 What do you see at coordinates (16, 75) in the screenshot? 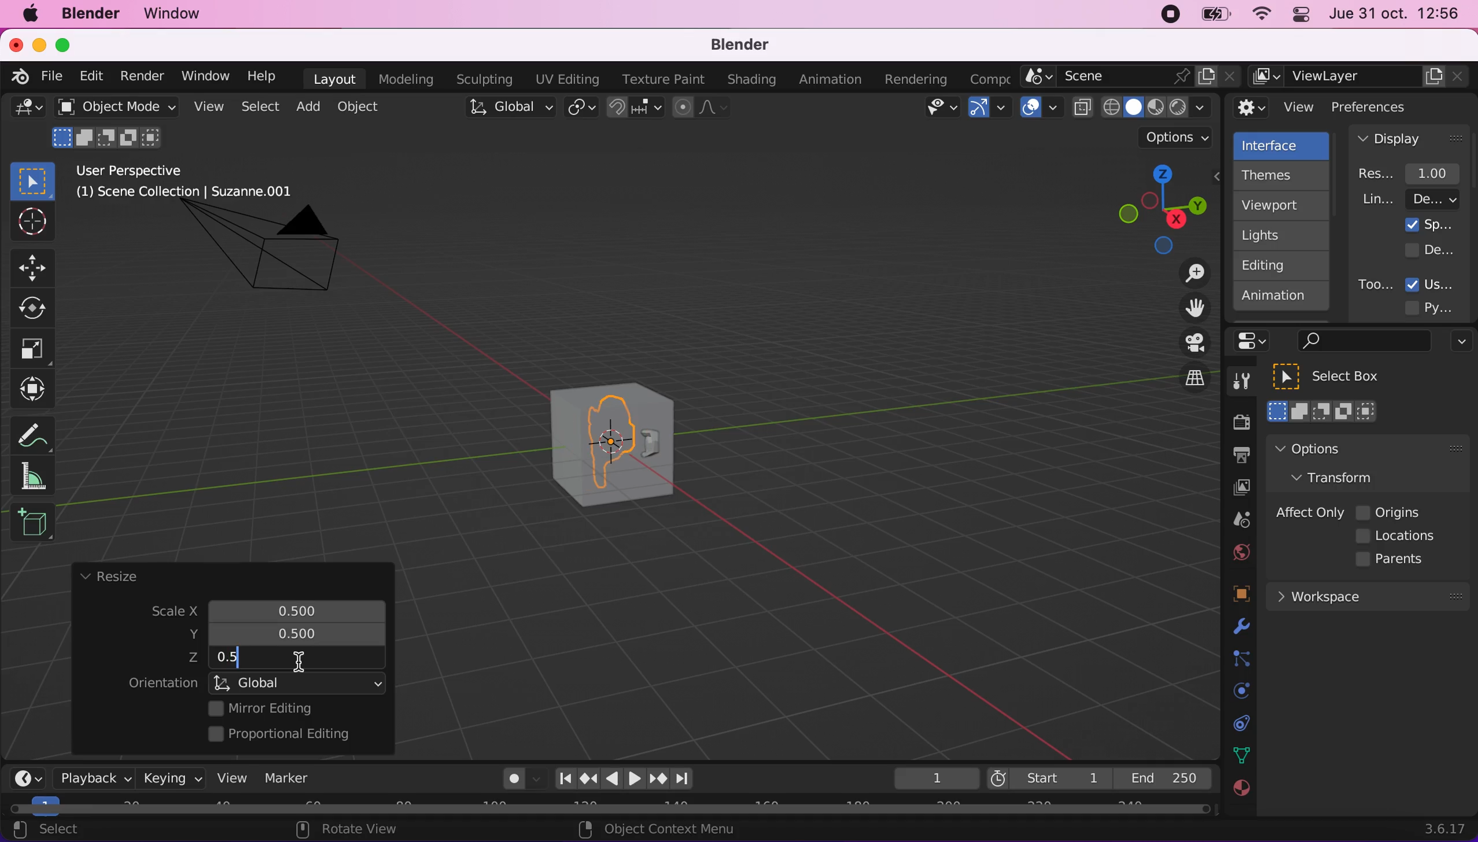
I see `blender` at bounding box center [16, 75].